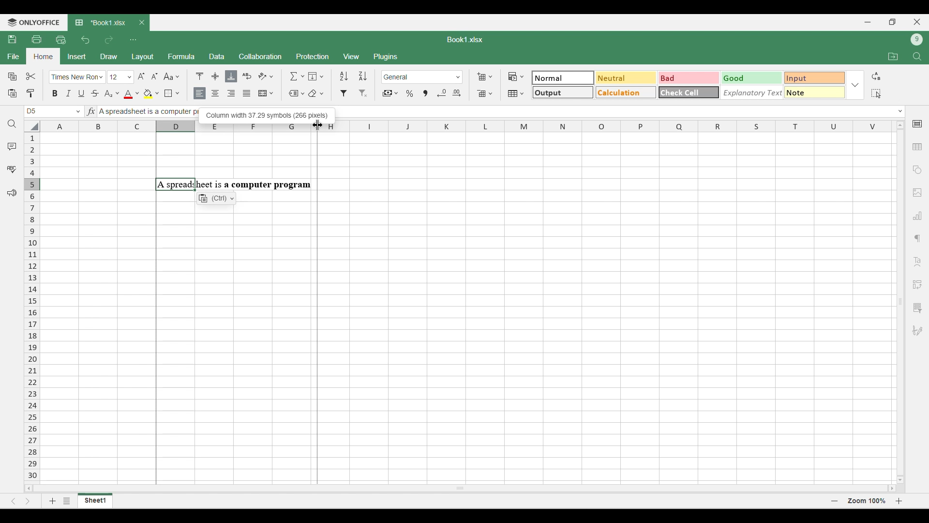 The height and width of the screenshot is (523, 929). What do you see at coordinates (354, 76) in the screenshot?
I see `Sort options` at bounding box center [354, 76].